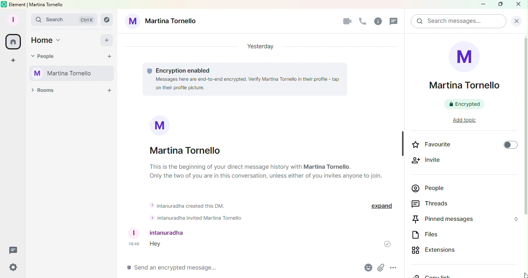 This screenshot has height=278, width=528. Describe the element at coordinates (443, 188) in the screenshot. I see `People` at that location.